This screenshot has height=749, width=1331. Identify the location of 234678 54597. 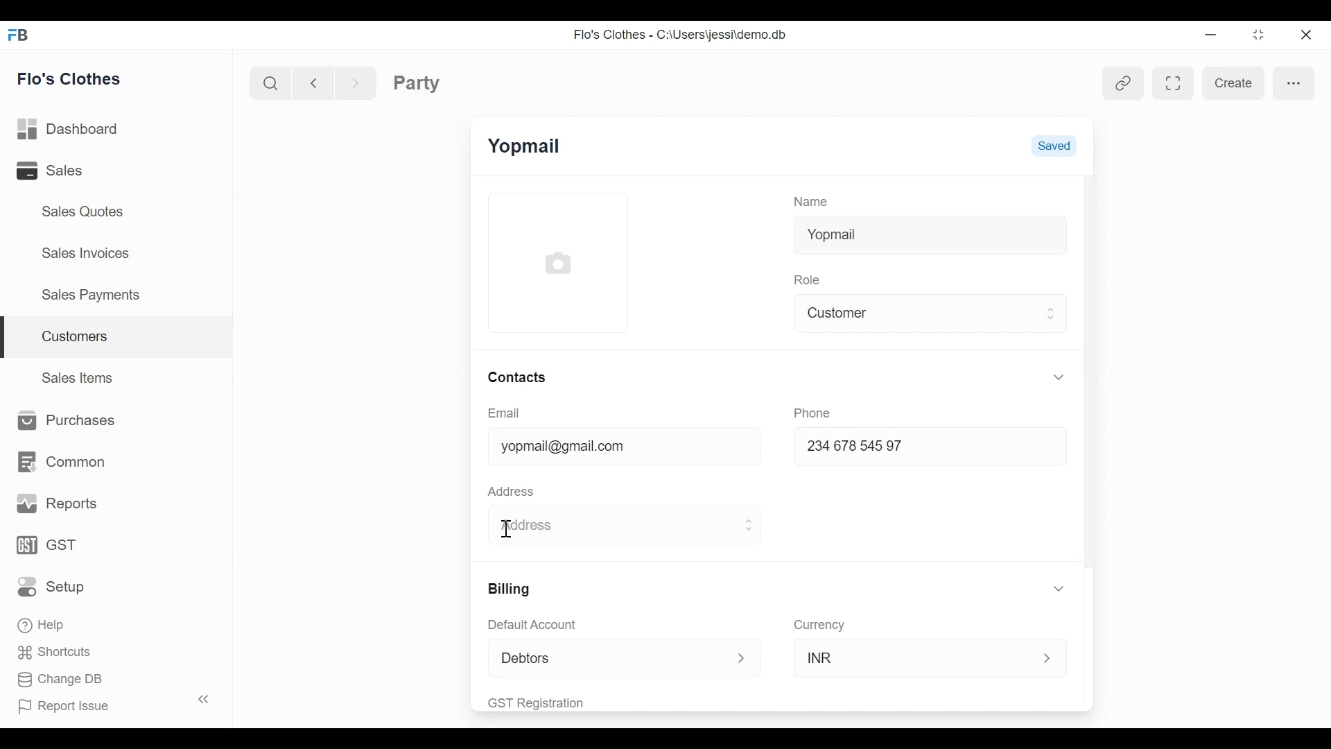
(896, 448).